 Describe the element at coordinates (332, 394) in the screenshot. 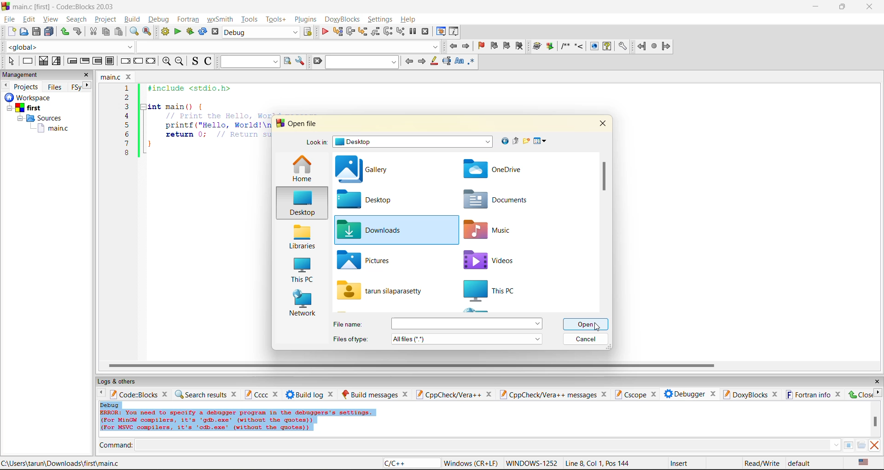

I see `close` at that location.